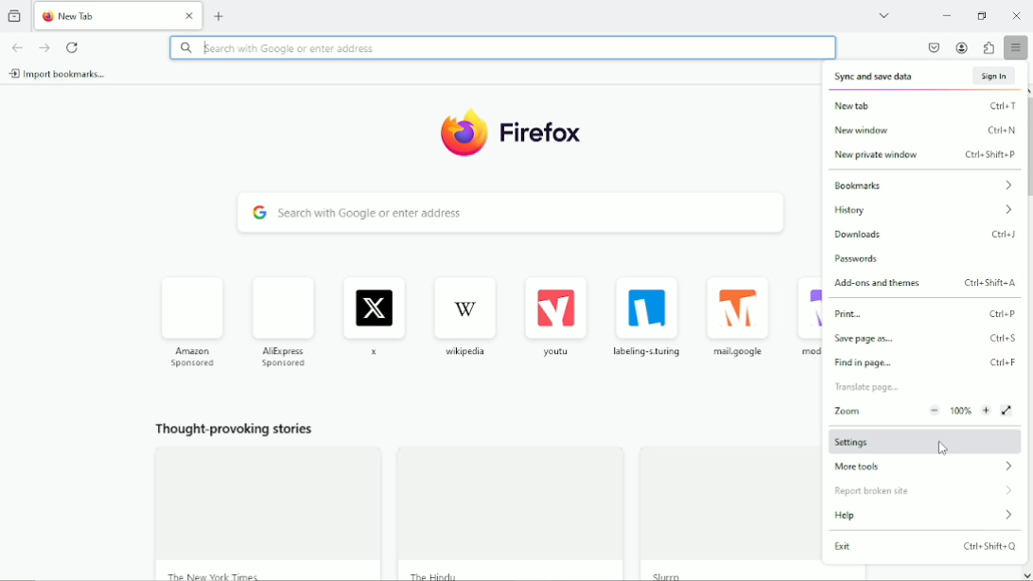 This screenshot has height=581, width=1033. I want to click on Logo, so click(516, 133).